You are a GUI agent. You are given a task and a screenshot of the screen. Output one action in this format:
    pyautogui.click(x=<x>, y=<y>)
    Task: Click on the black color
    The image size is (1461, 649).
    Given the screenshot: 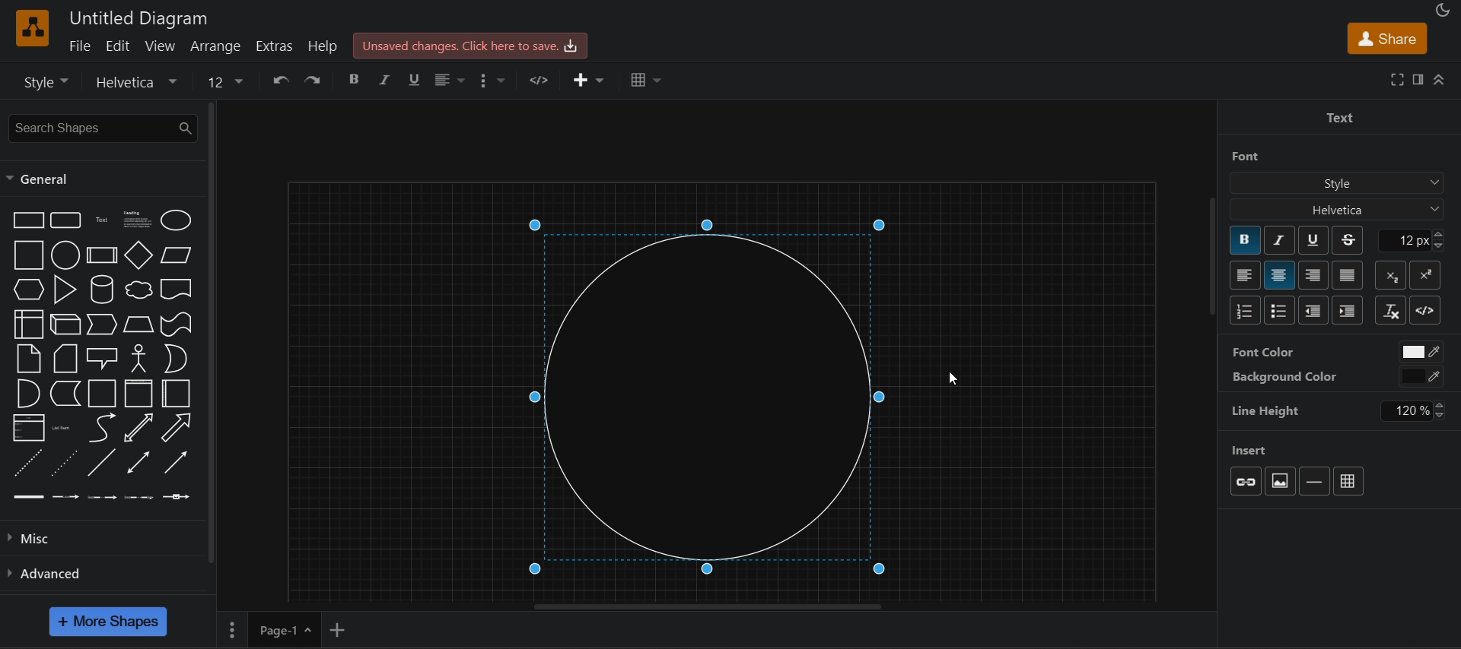 What is the action you would take?
    pyautogui.click(x=1424, y=375)
    